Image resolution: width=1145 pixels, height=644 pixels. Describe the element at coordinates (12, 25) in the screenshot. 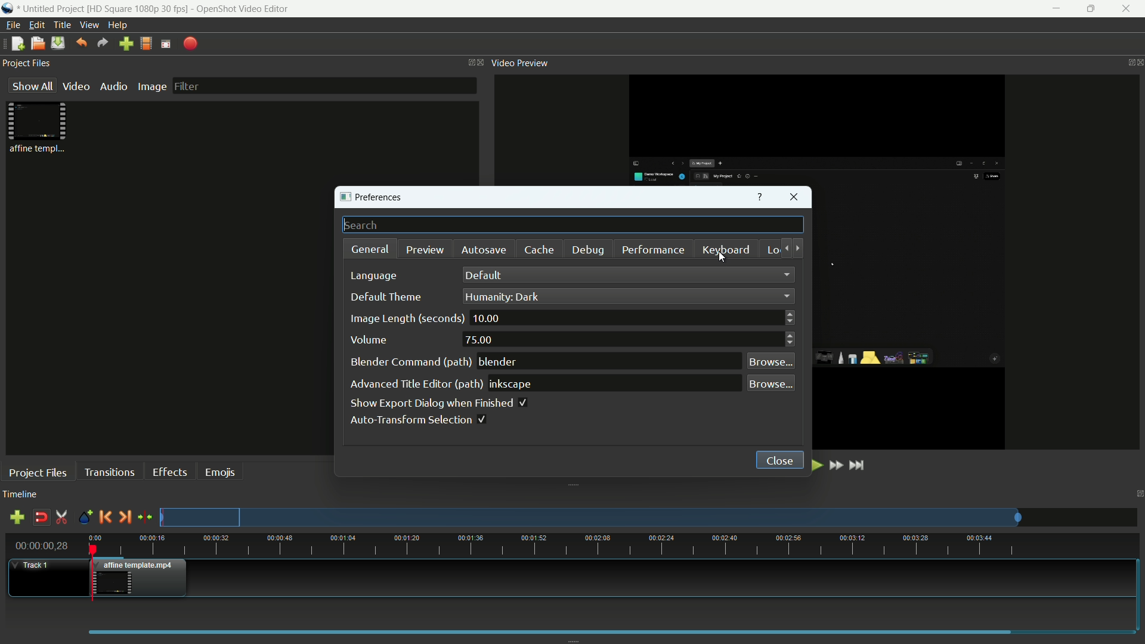

I see `file menu` at that location.